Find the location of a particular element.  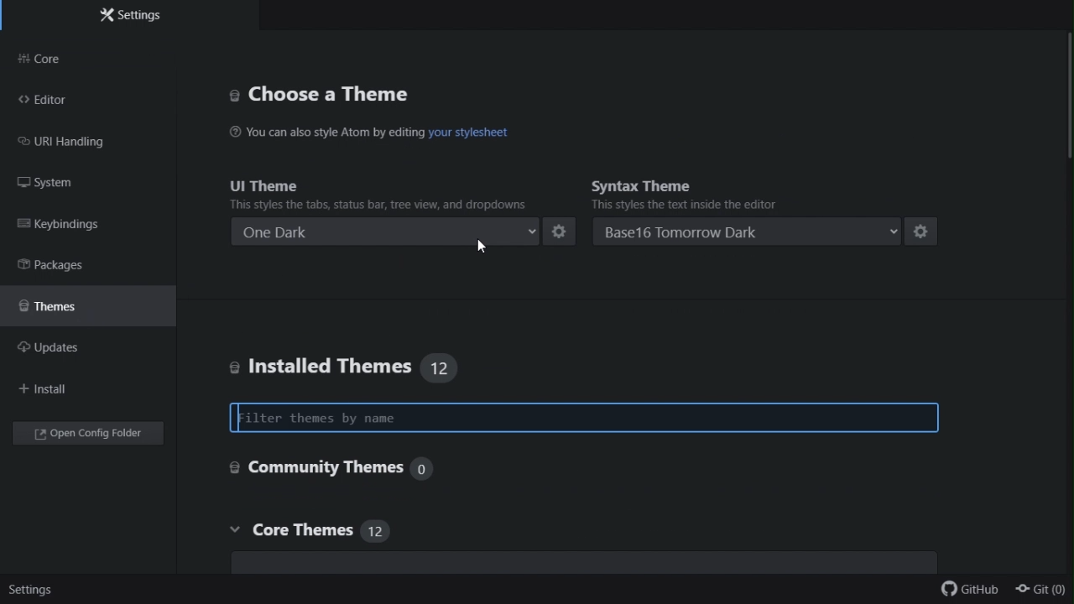

12 is located at coordinates (441, 367).